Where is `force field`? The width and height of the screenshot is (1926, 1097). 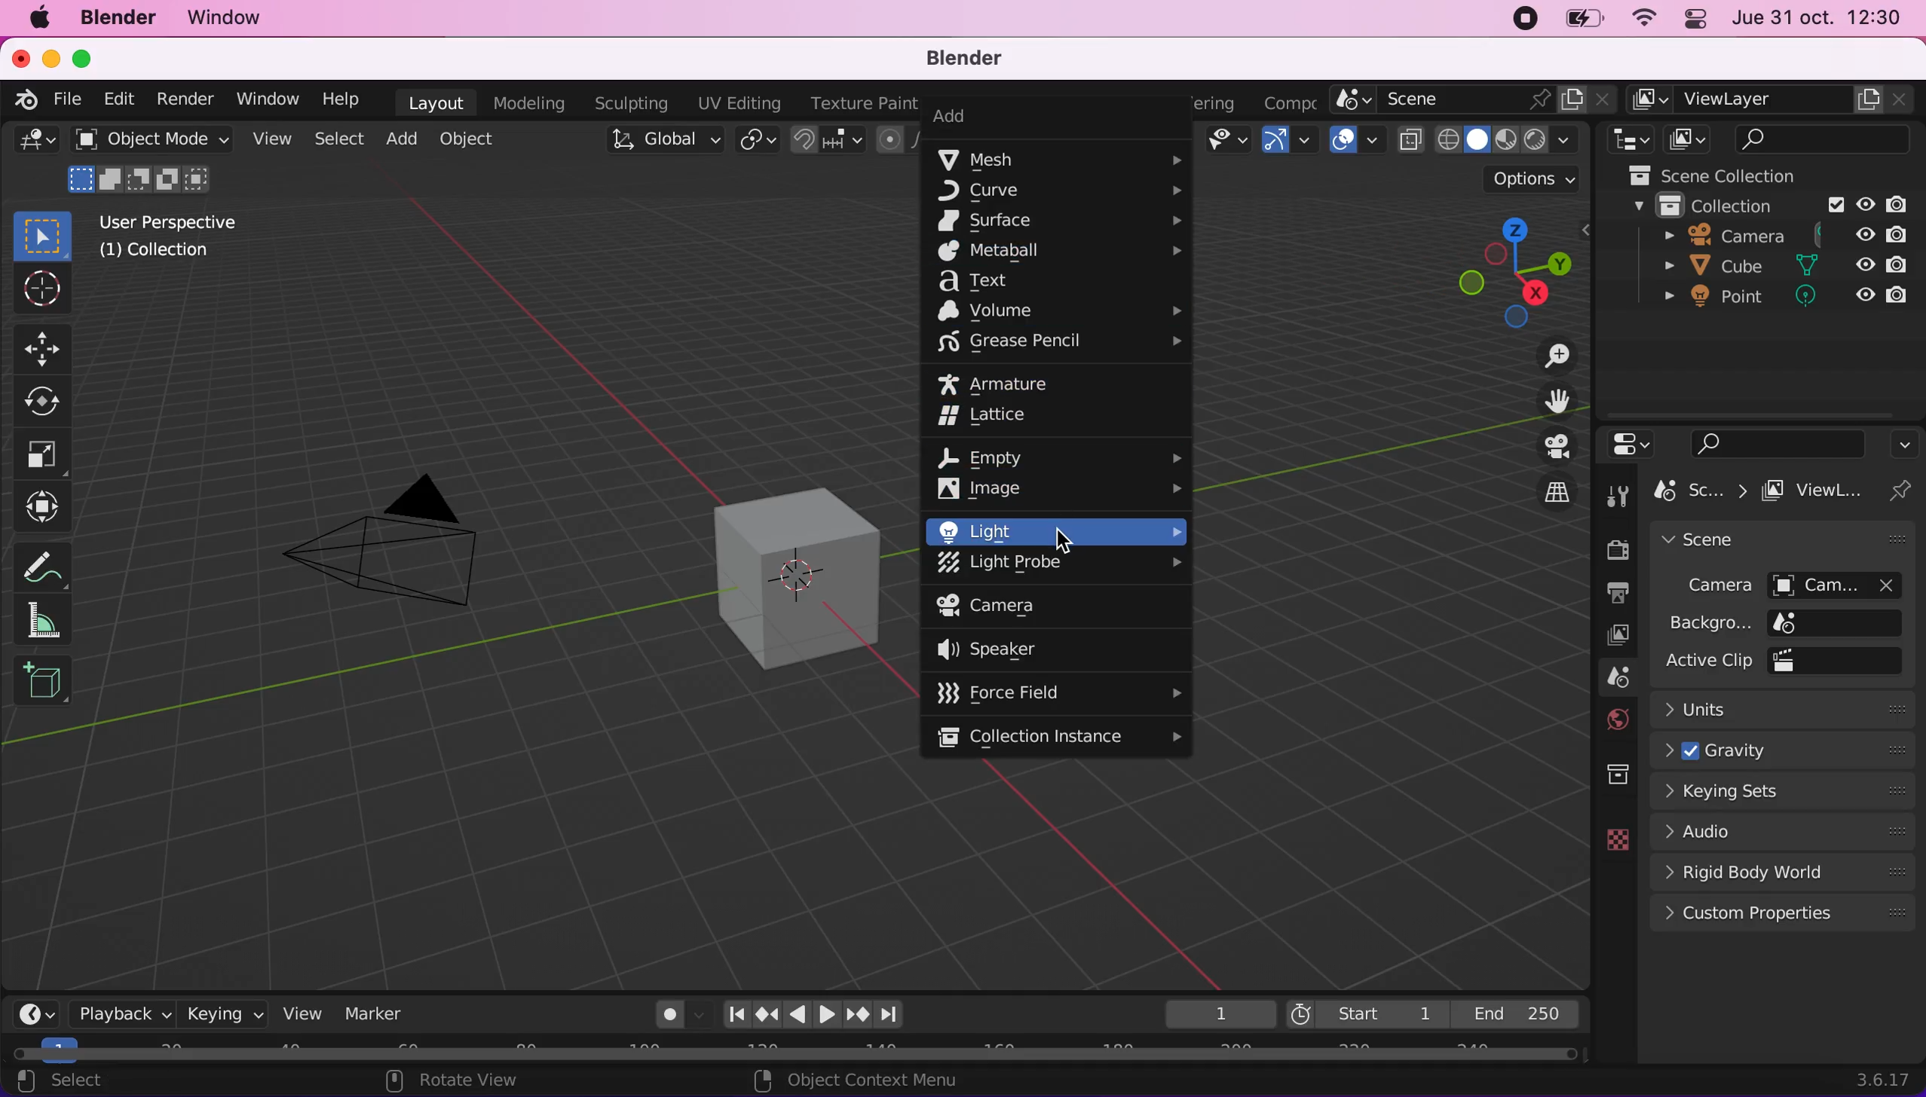
force field is located at coordinates (1058, 692).